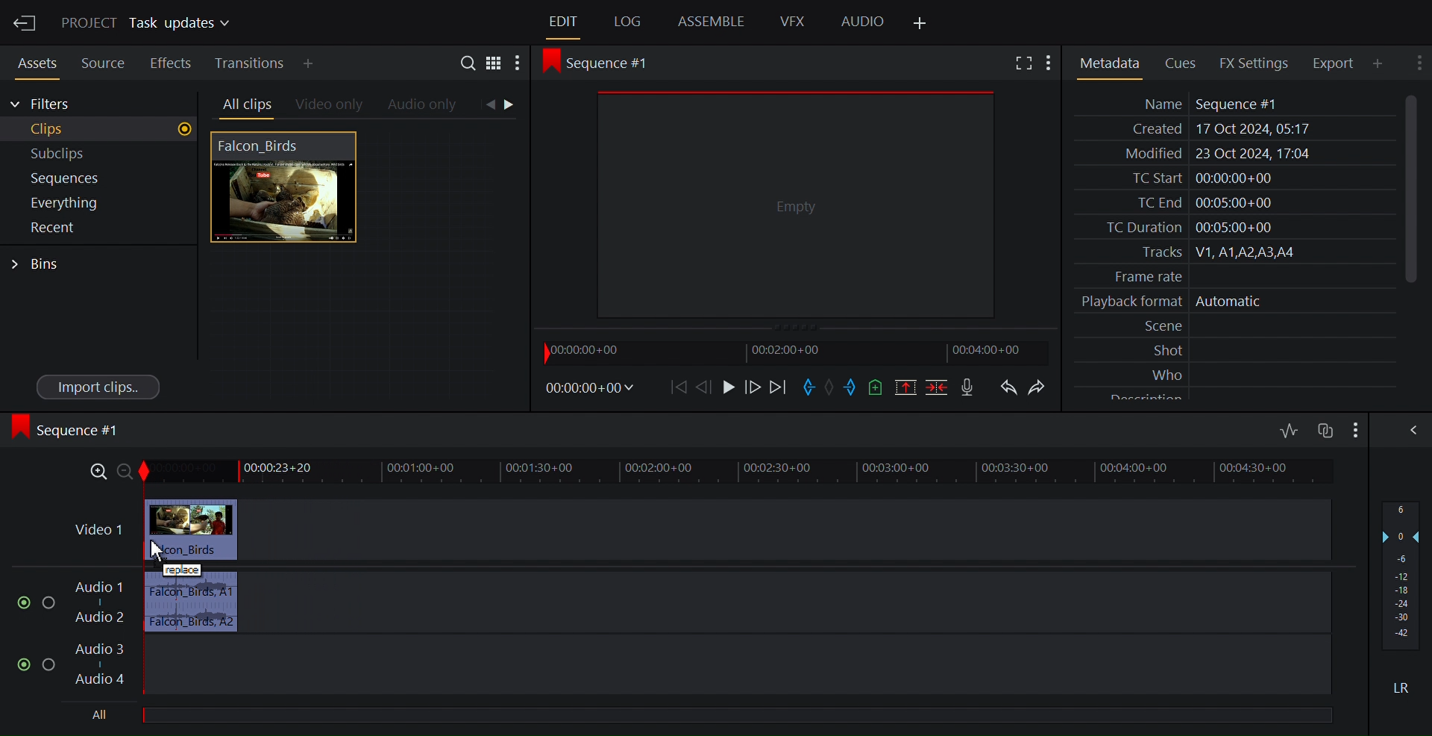 This screenshot has width=1432, height=736. I want to click on Videos only, so click(330, 106).